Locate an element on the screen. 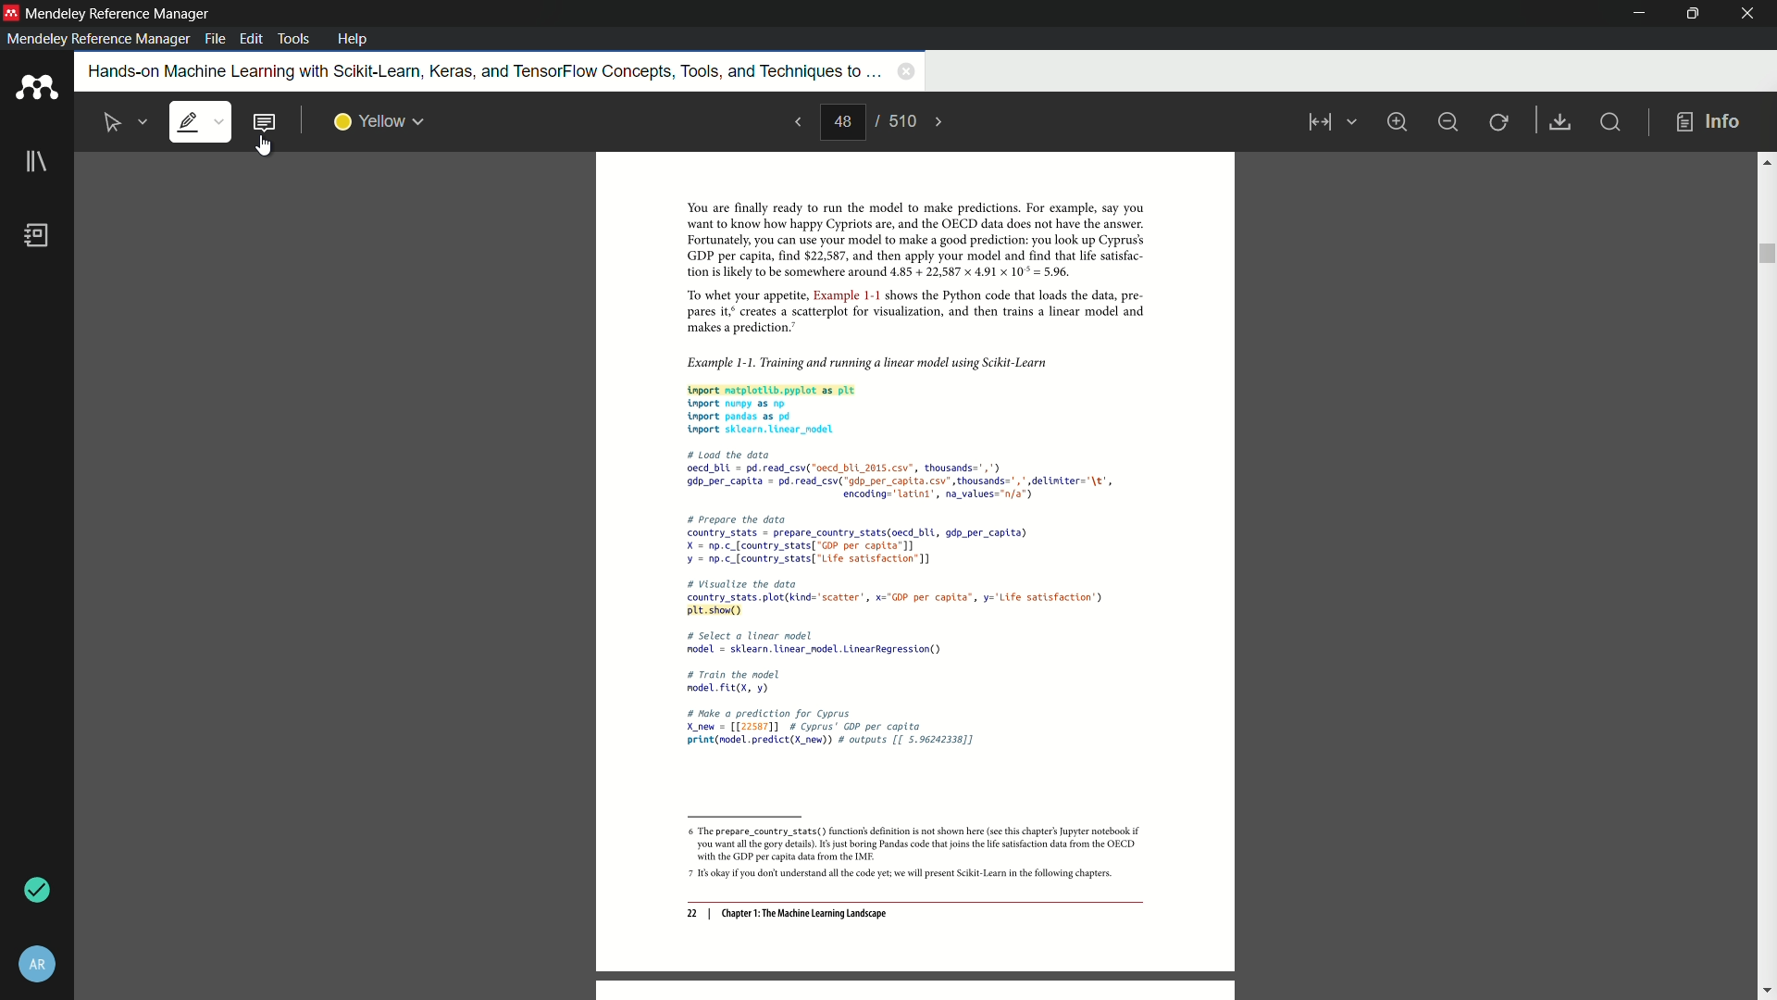  highlight text is selected is located at coordinates (199, 123).